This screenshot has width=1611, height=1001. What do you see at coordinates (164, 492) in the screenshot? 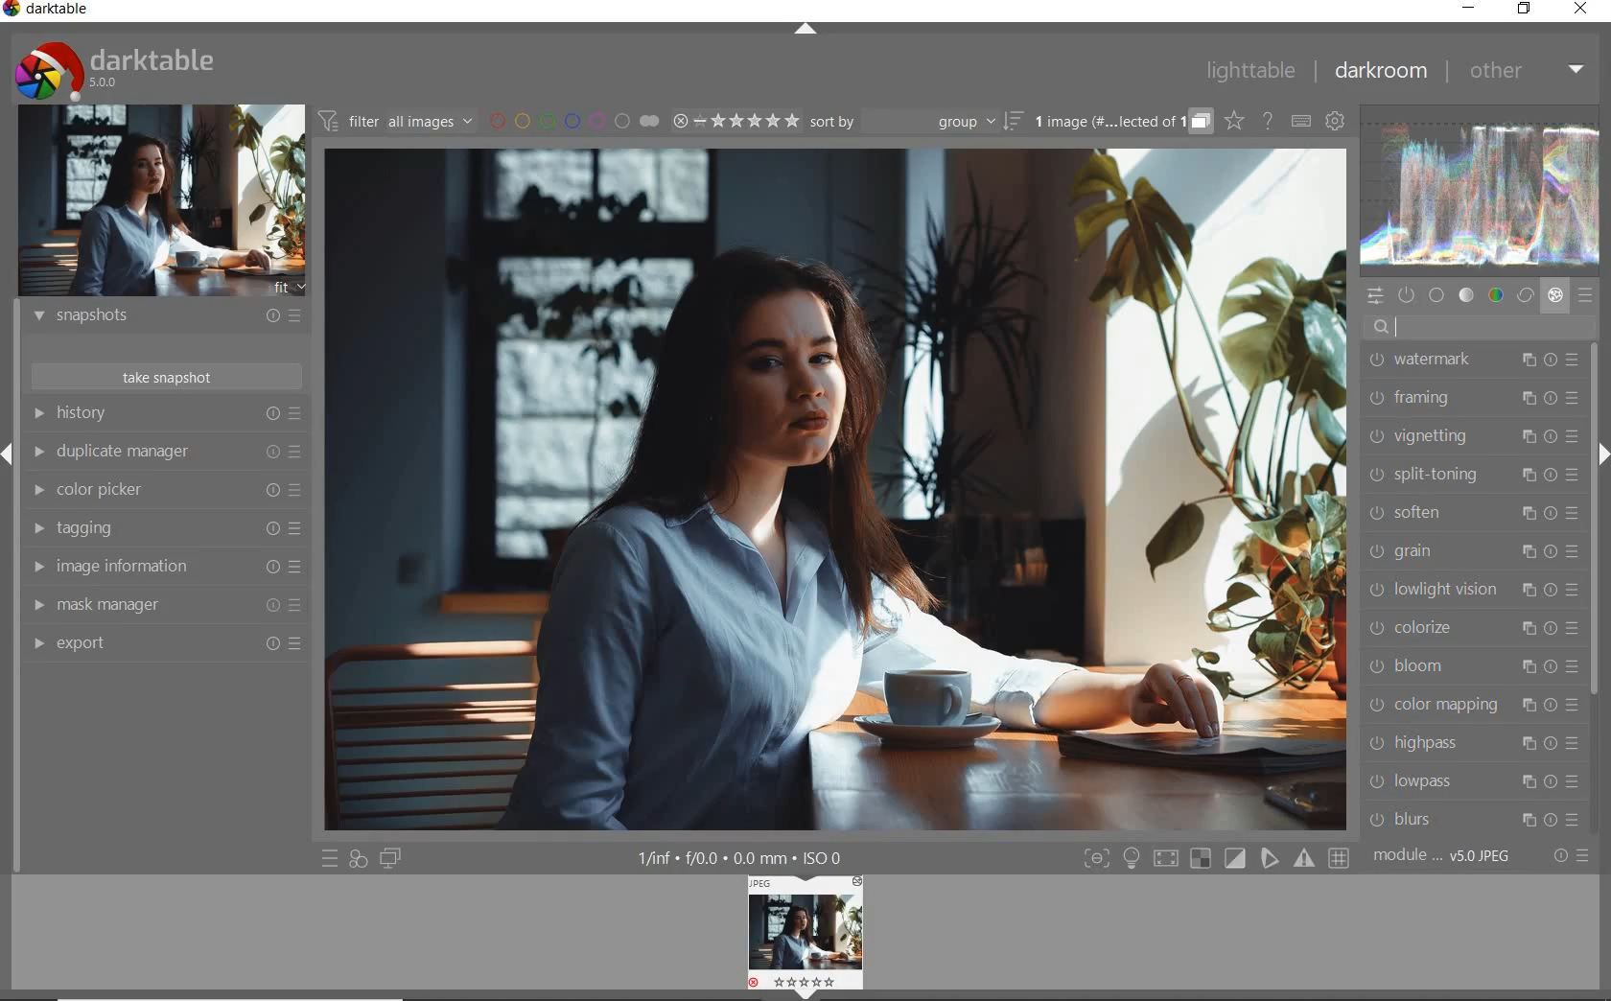
I see `color picker` at bounding box center [164, 492].